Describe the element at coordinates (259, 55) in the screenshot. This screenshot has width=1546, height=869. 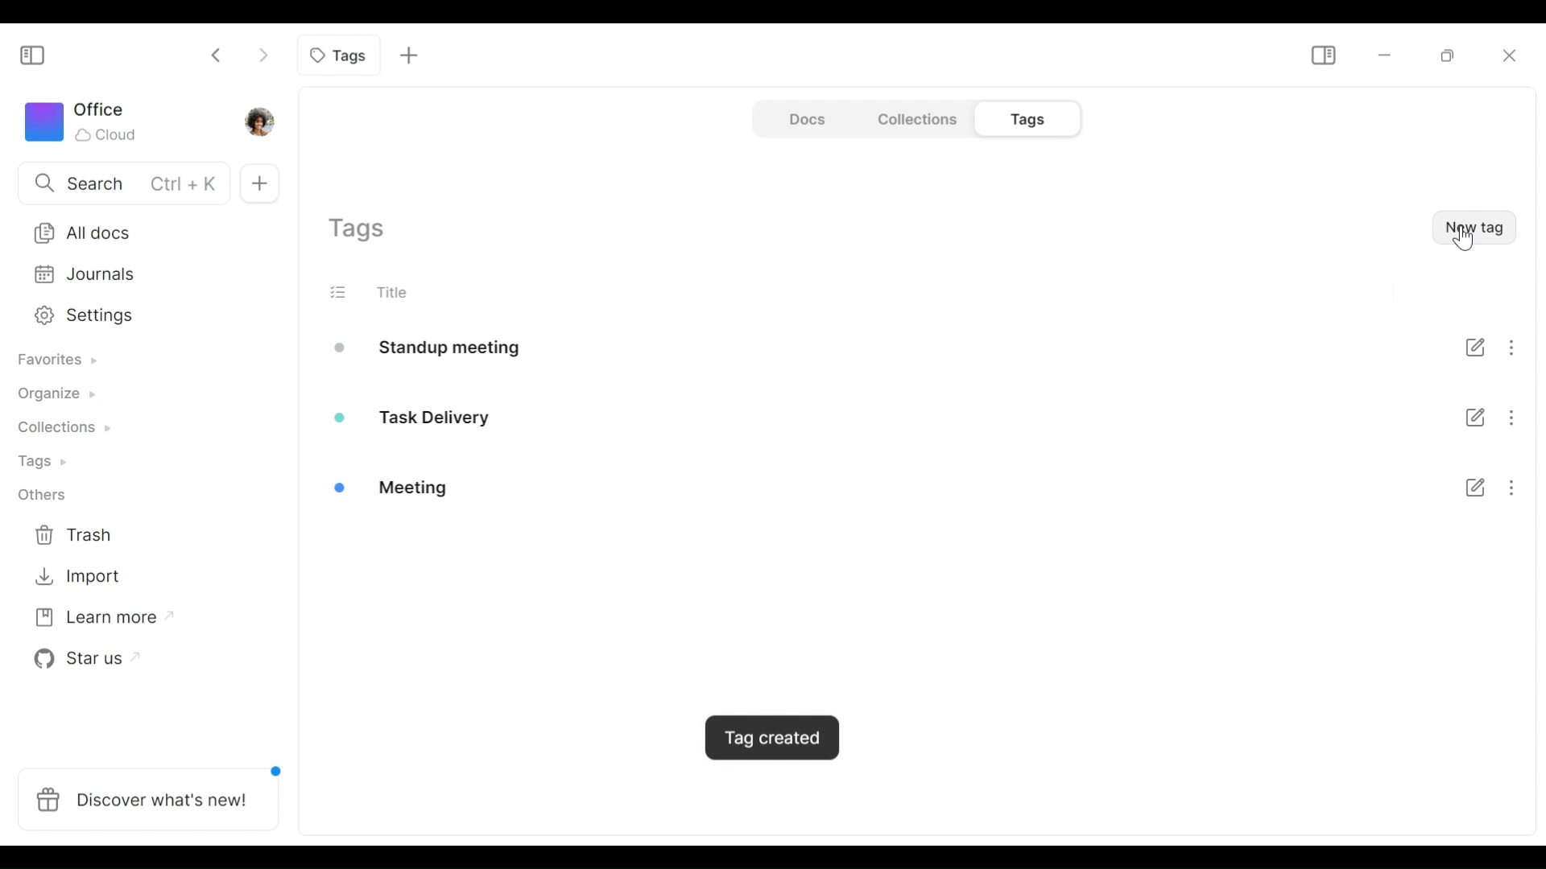
I see `Click to go forward` at that location.